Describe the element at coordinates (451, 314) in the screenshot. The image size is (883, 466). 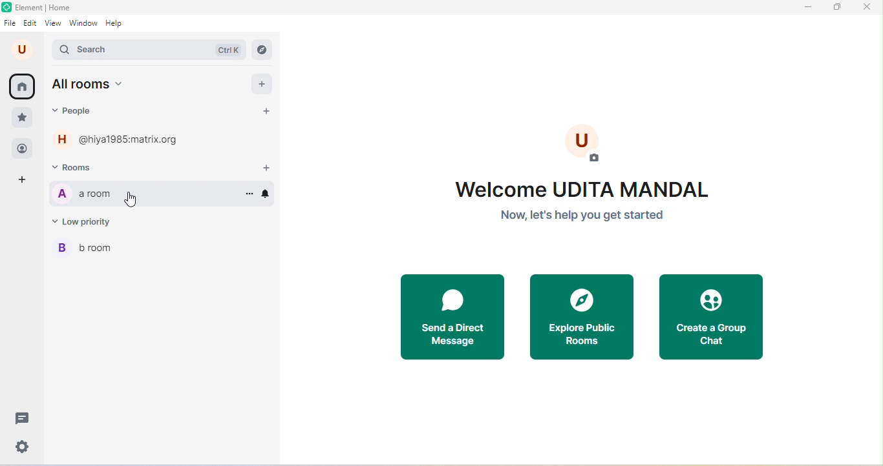
I see `send a direct message` at that location.